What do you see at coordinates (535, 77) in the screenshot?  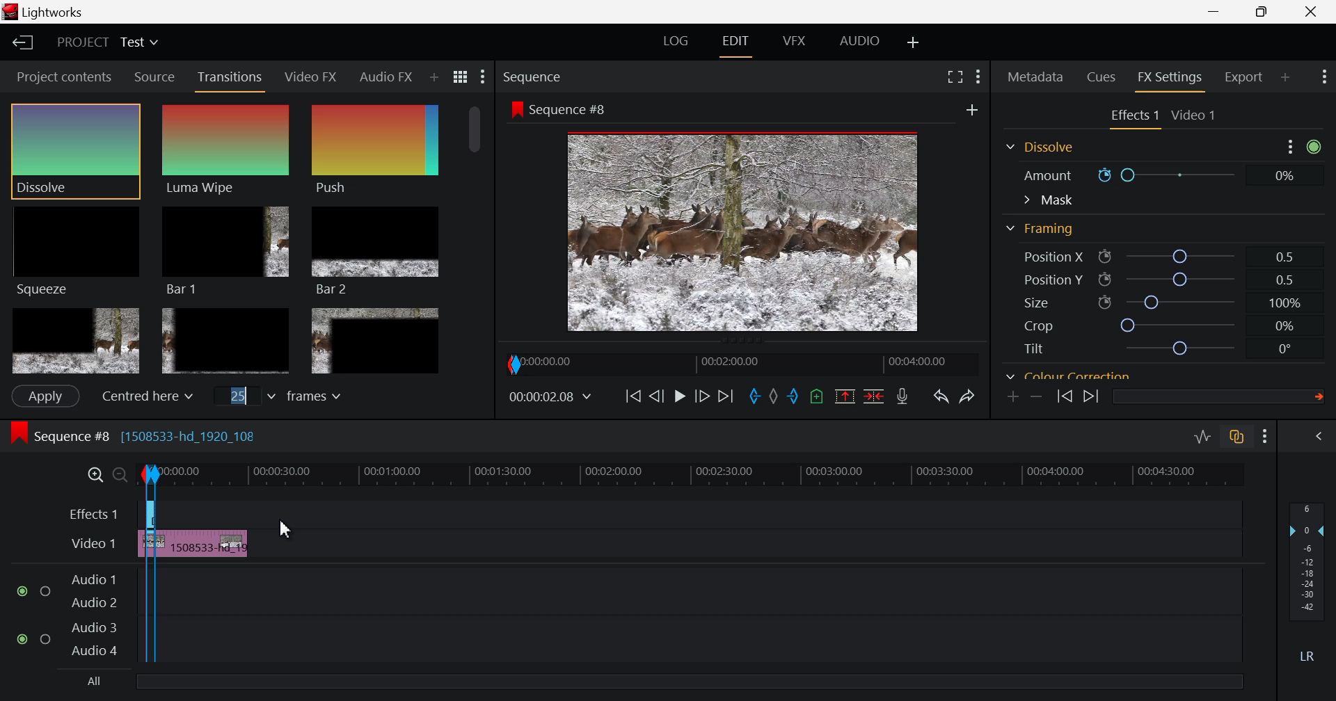 I see `Sequence ` at bounding box center [535, 77].